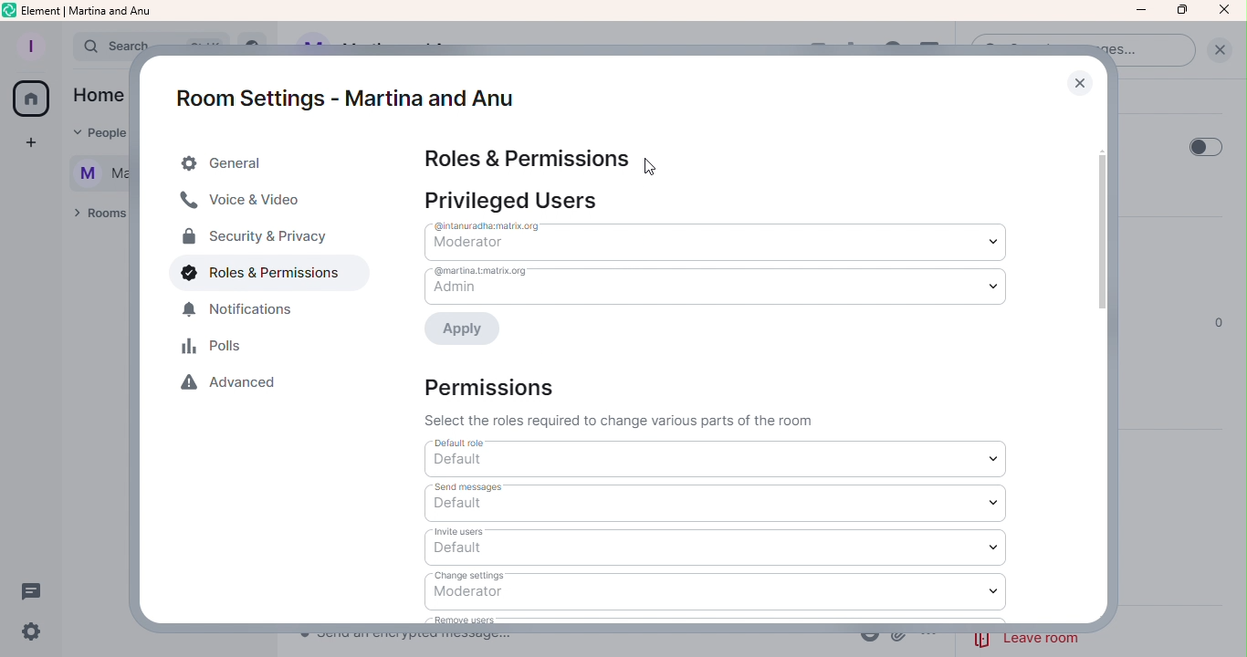 The width and height of the screenshot is (1247, 657). I want to click on People, so click(99, 134).